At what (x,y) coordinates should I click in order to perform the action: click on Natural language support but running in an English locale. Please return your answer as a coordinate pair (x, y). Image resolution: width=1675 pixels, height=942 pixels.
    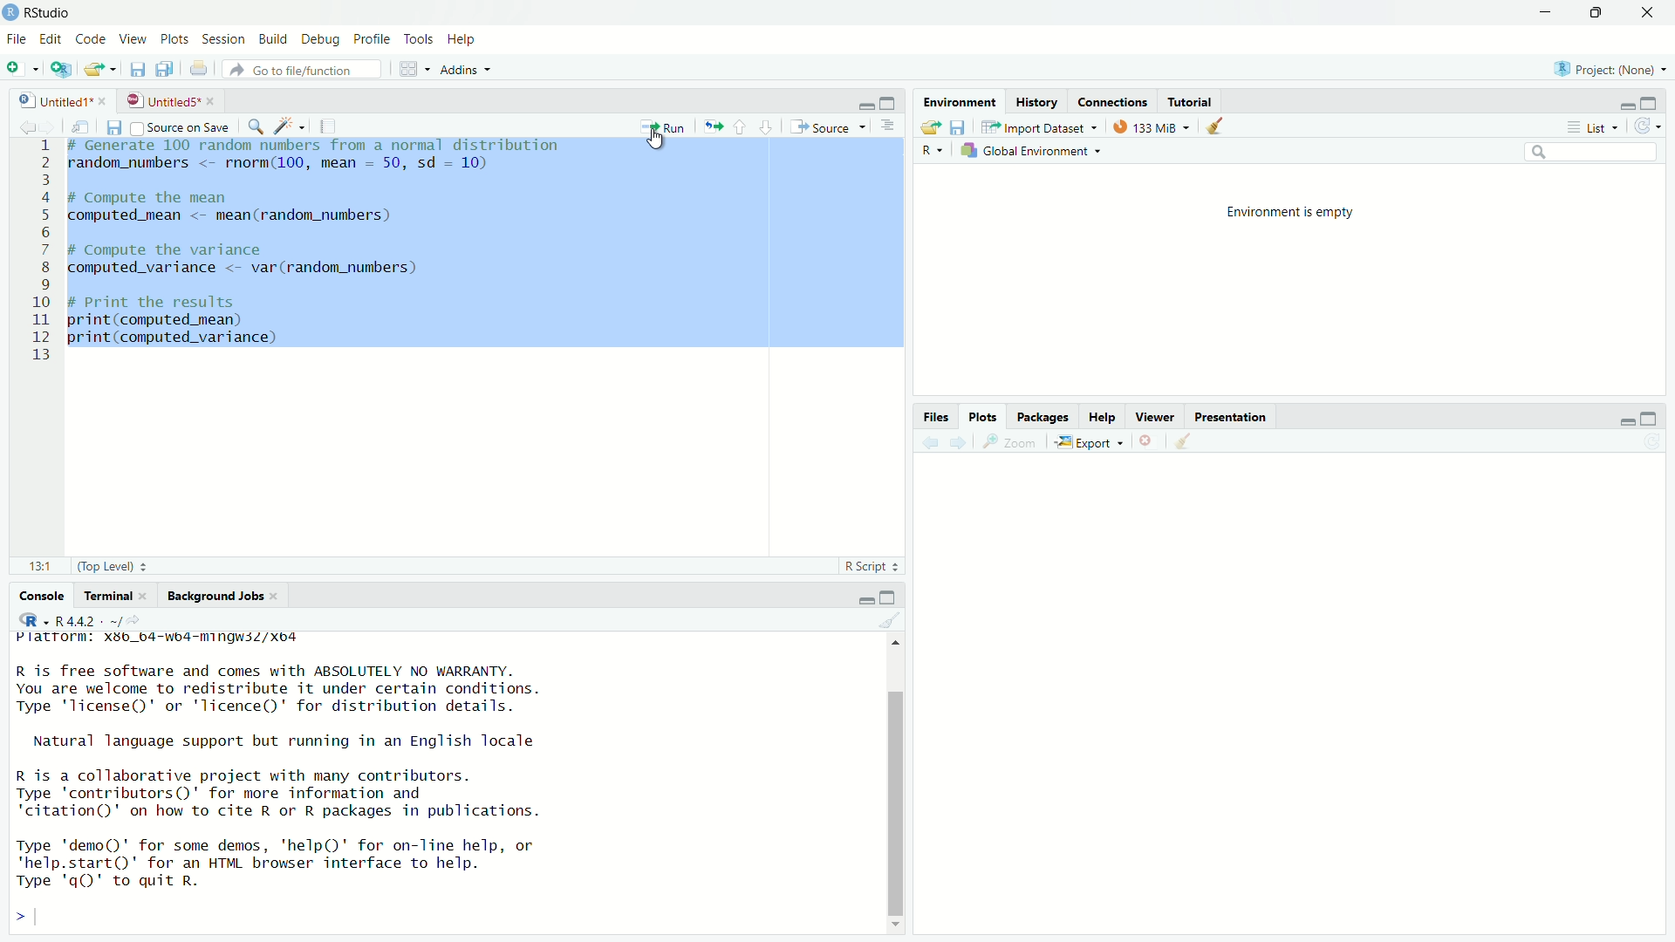
    Looking at the image, I should click on (284, 741).